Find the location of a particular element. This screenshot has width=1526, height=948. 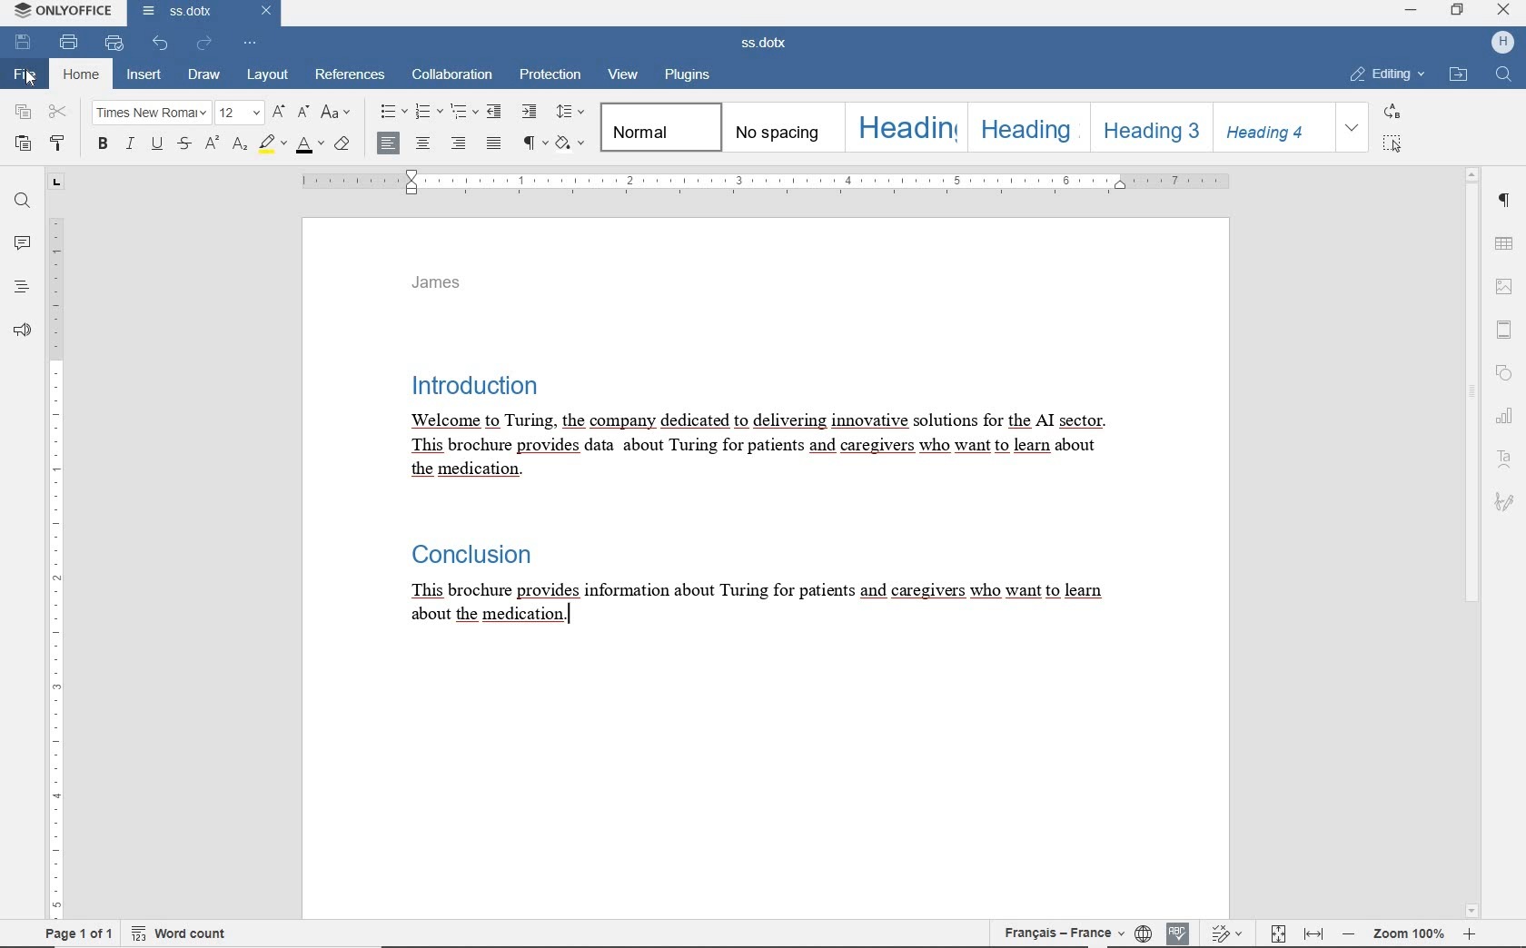

SIGNATURE is located at coordinates (1506, 502).